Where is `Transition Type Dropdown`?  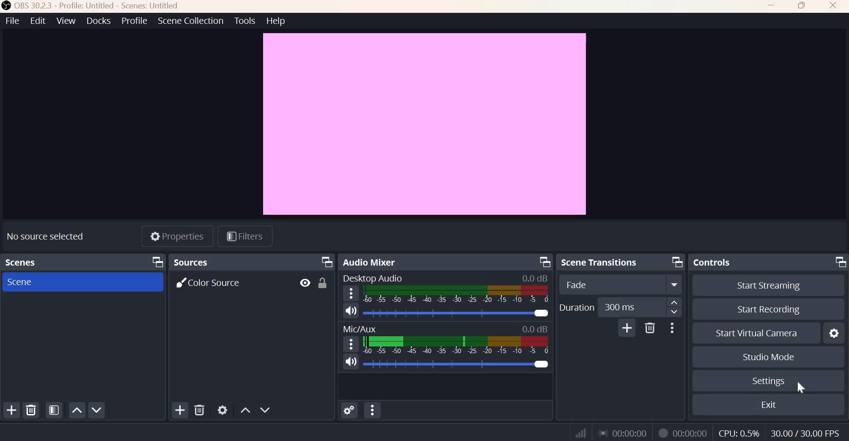
Transition Type Dropdown is located at coordinates (619, 285).